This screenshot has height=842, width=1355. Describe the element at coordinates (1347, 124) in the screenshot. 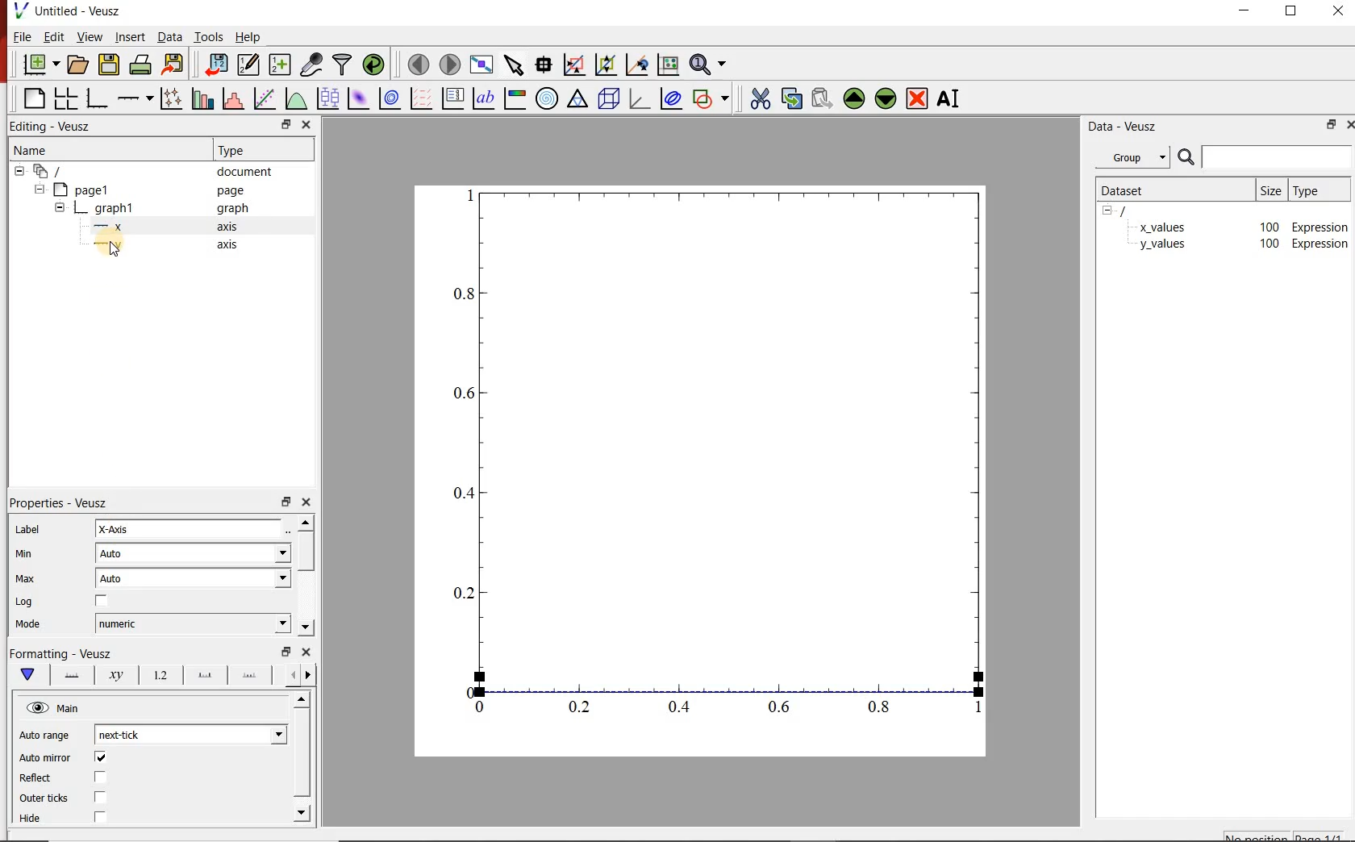

I see `close` at that location.